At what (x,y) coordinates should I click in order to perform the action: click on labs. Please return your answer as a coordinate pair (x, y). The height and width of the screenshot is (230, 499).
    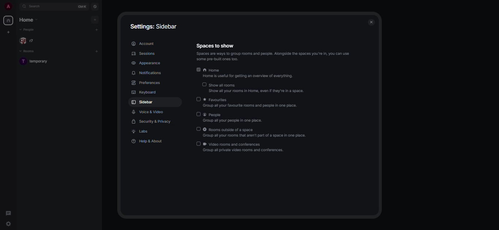
    Looking at the image, I should click on (142, 132).